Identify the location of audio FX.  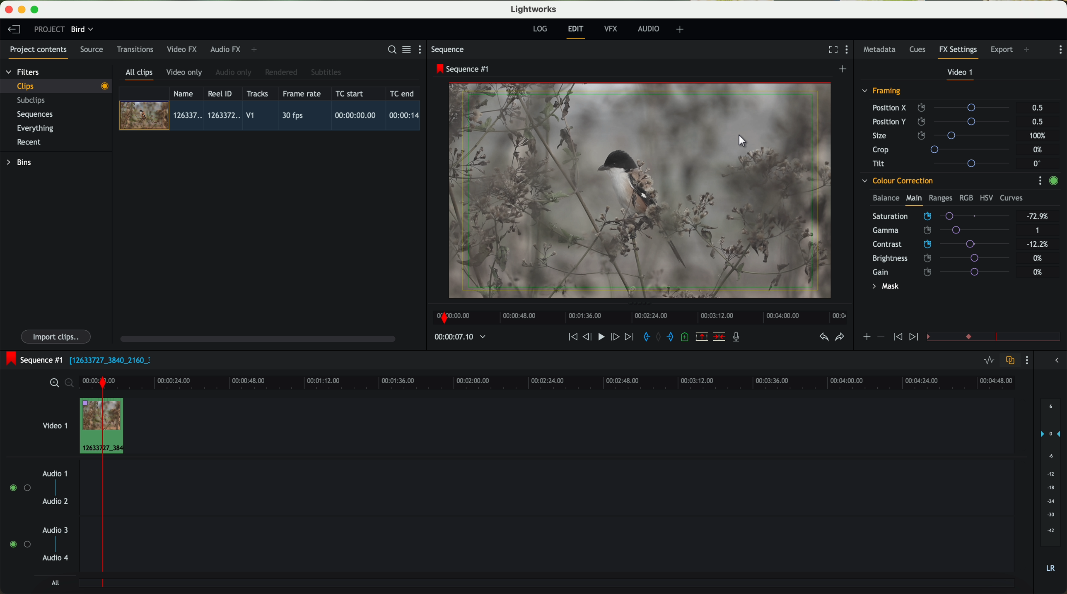
(226, 49).